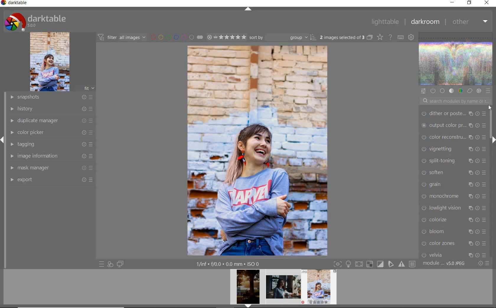  I want to click on DARKROOM, so click(425, 22).